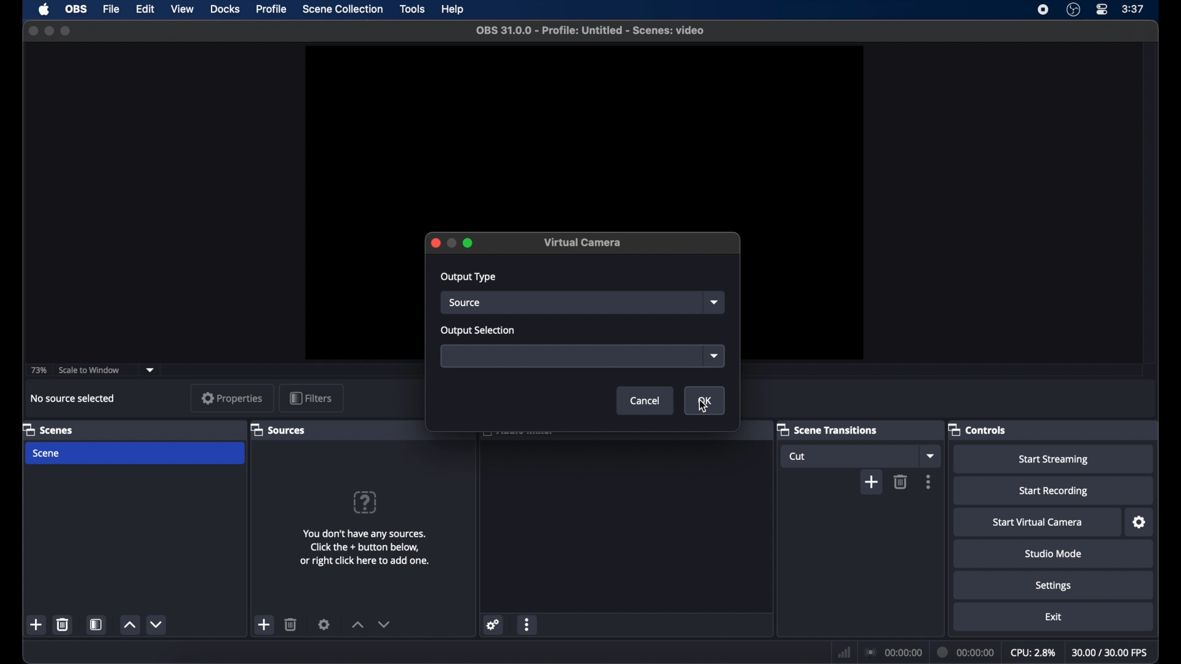  Describe the element at coordinates (1033, 653) in the screenshot. I see `cpu` at that location.